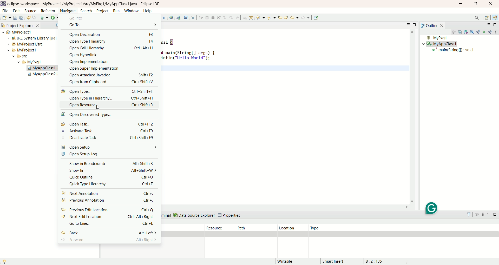  I want to click on src, so click(25, 57).